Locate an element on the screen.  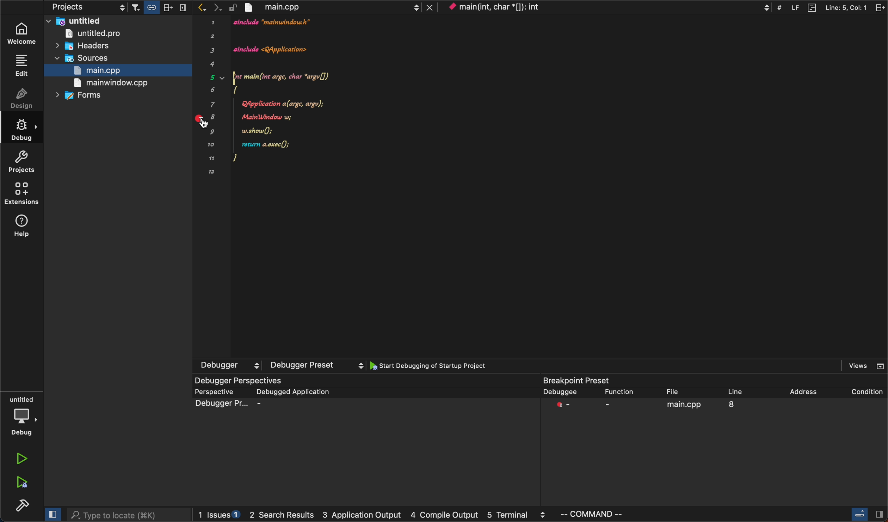
end point is located at coordinates (208, 121).